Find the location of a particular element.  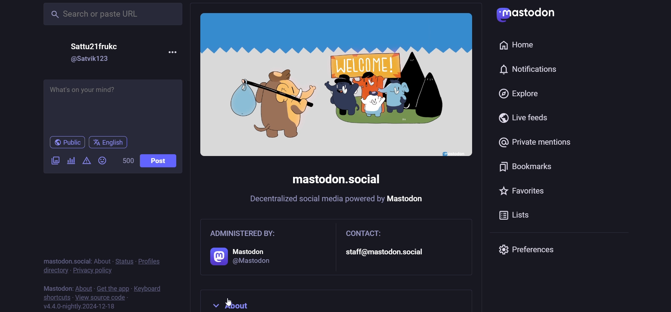

keyboard is located at coordinates (150, 288).